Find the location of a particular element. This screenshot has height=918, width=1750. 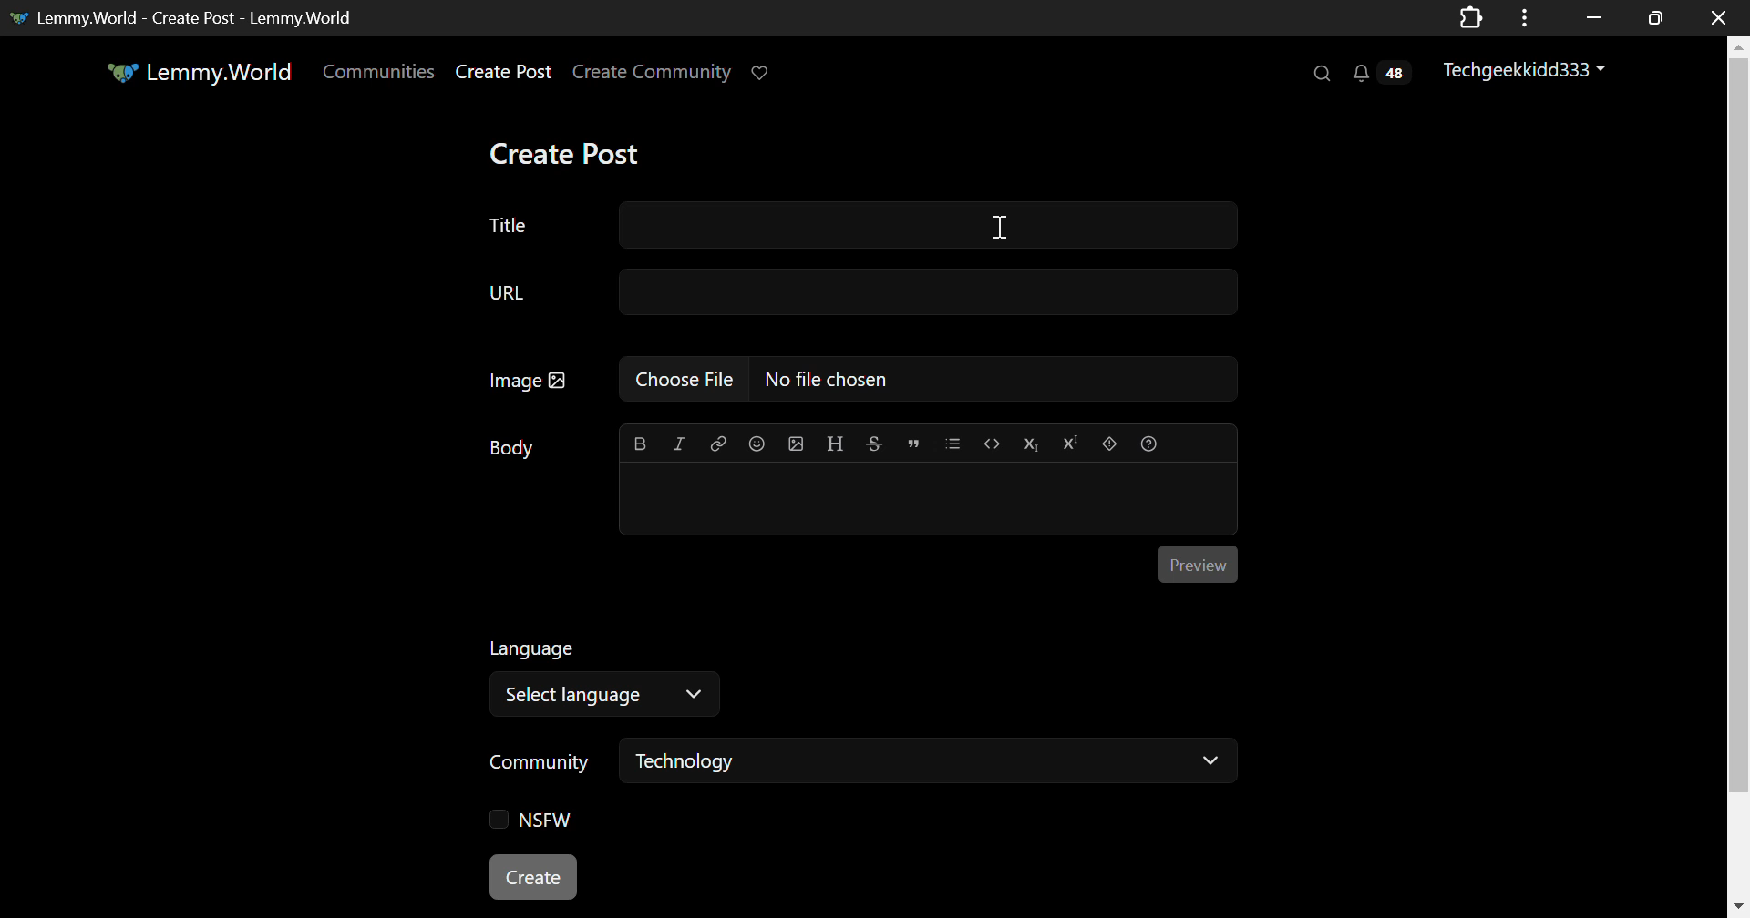

bold is located at coordinates (641, 444).